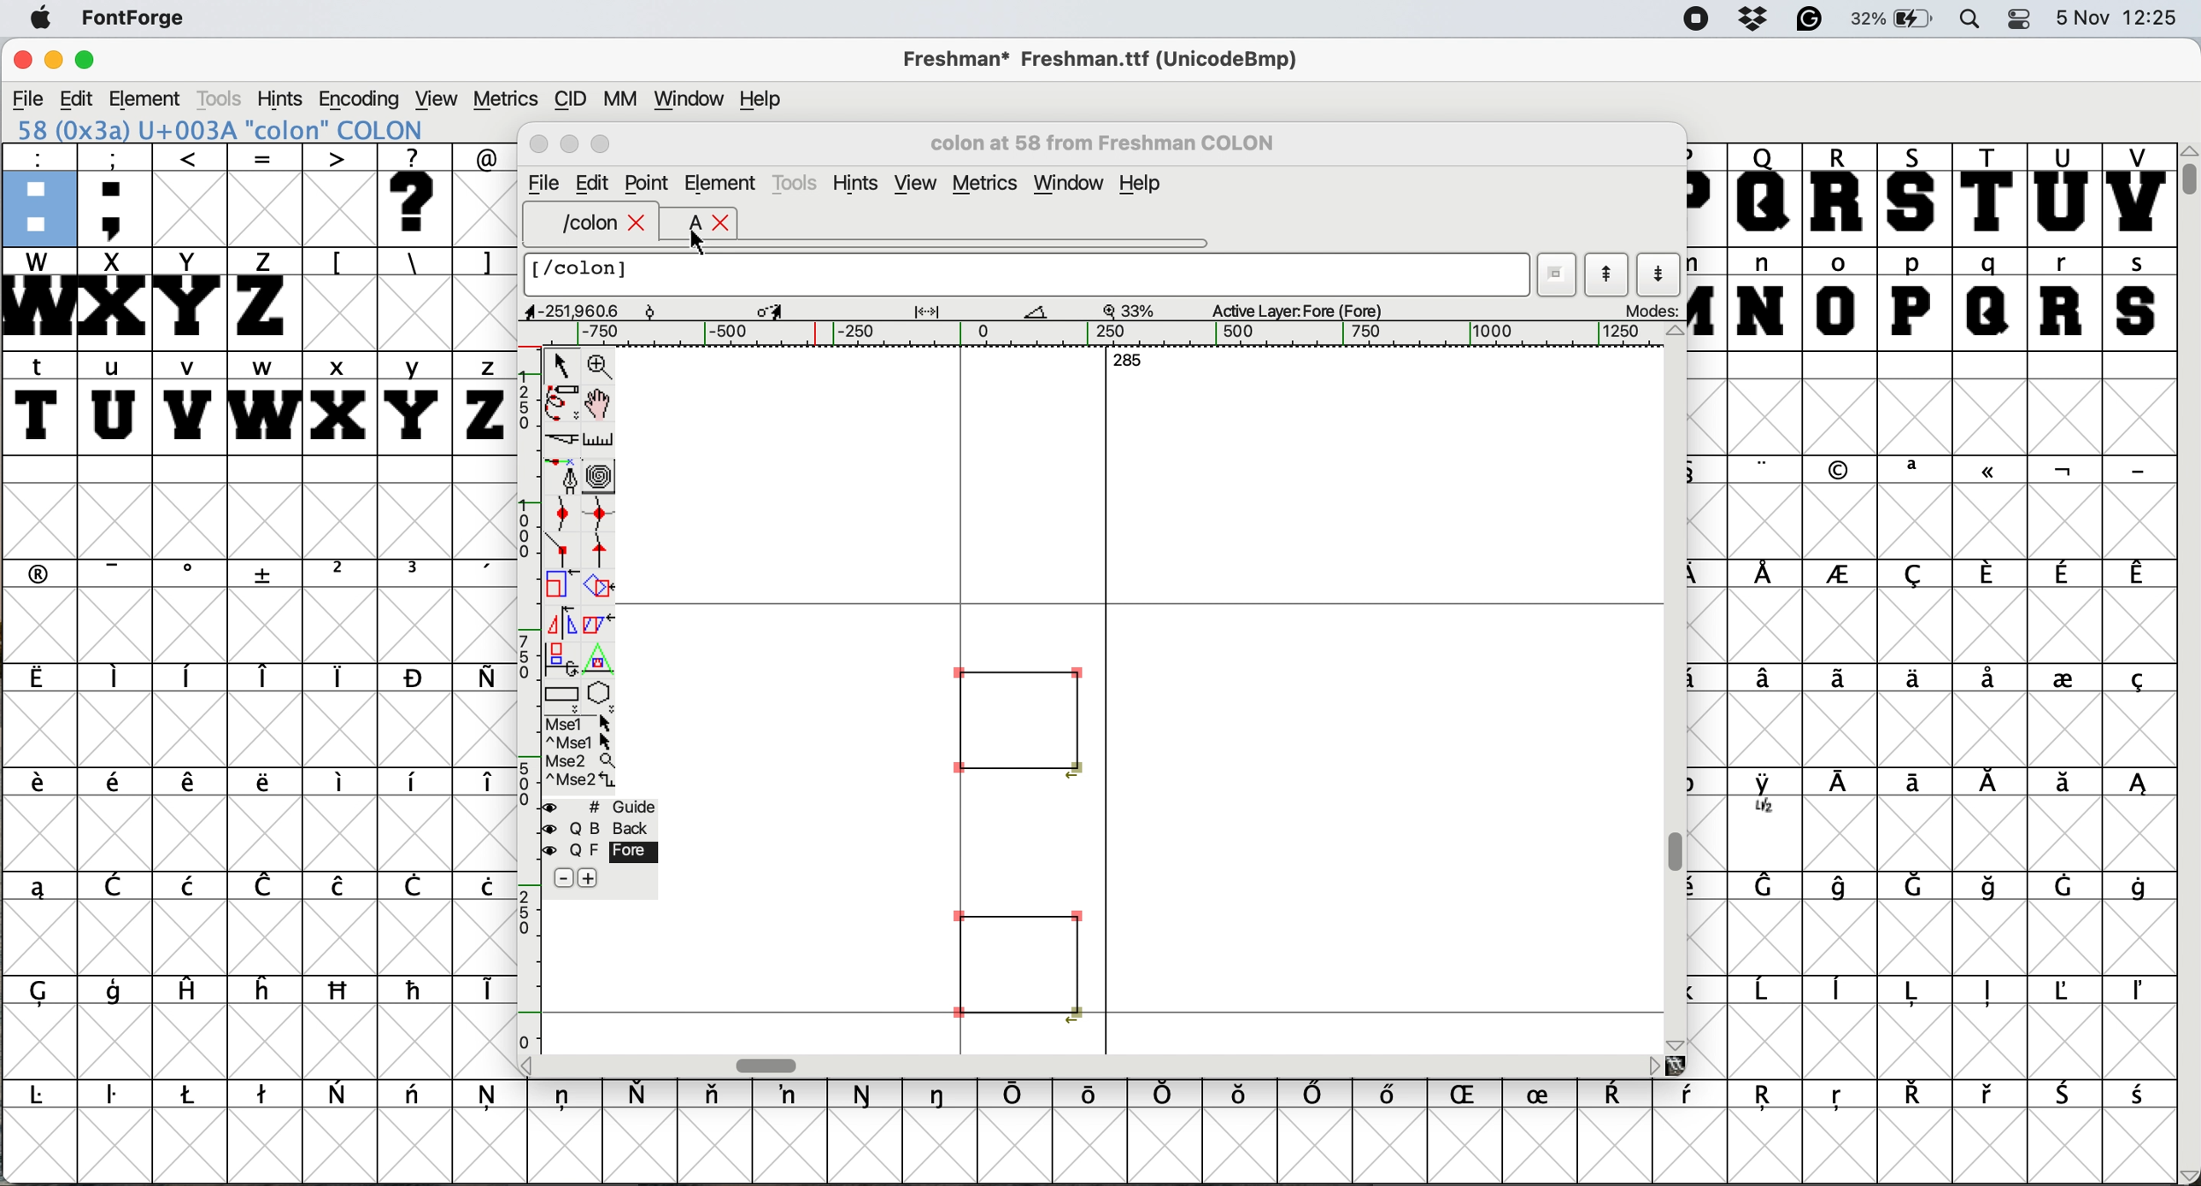 This screenshot has width=2201, height=1186. What do you see at coordinates (595, 184) in the screenshot?
I see `edit` at bounding box center [595, 184].